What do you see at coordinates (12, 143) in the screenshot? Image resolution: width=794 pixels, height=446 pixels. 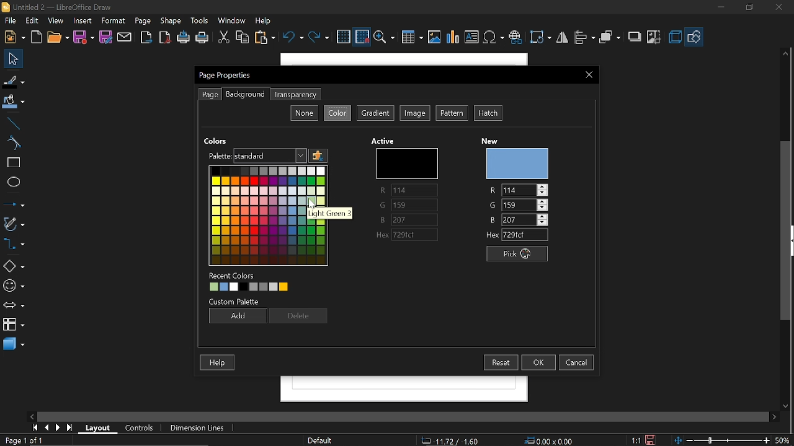 I see `Curve` at bounding box center [12, 143].